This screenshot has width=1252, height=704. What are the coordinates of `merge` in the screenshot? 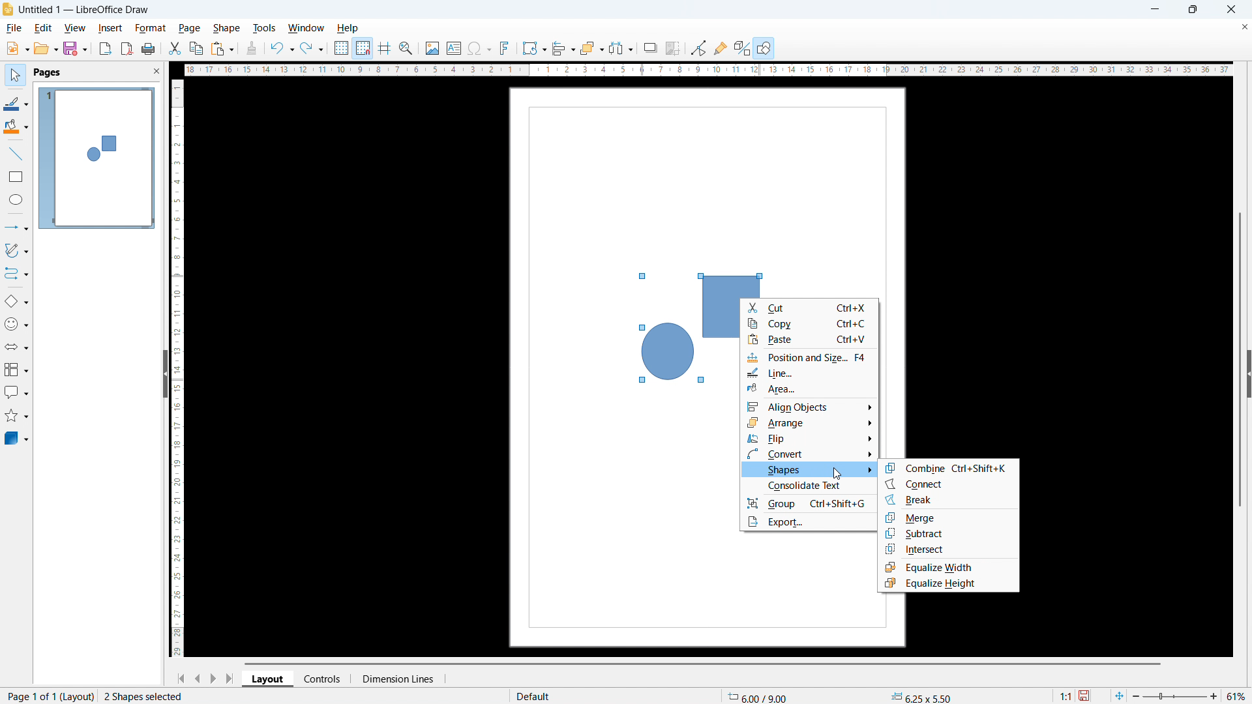 It's located at (949, 517).